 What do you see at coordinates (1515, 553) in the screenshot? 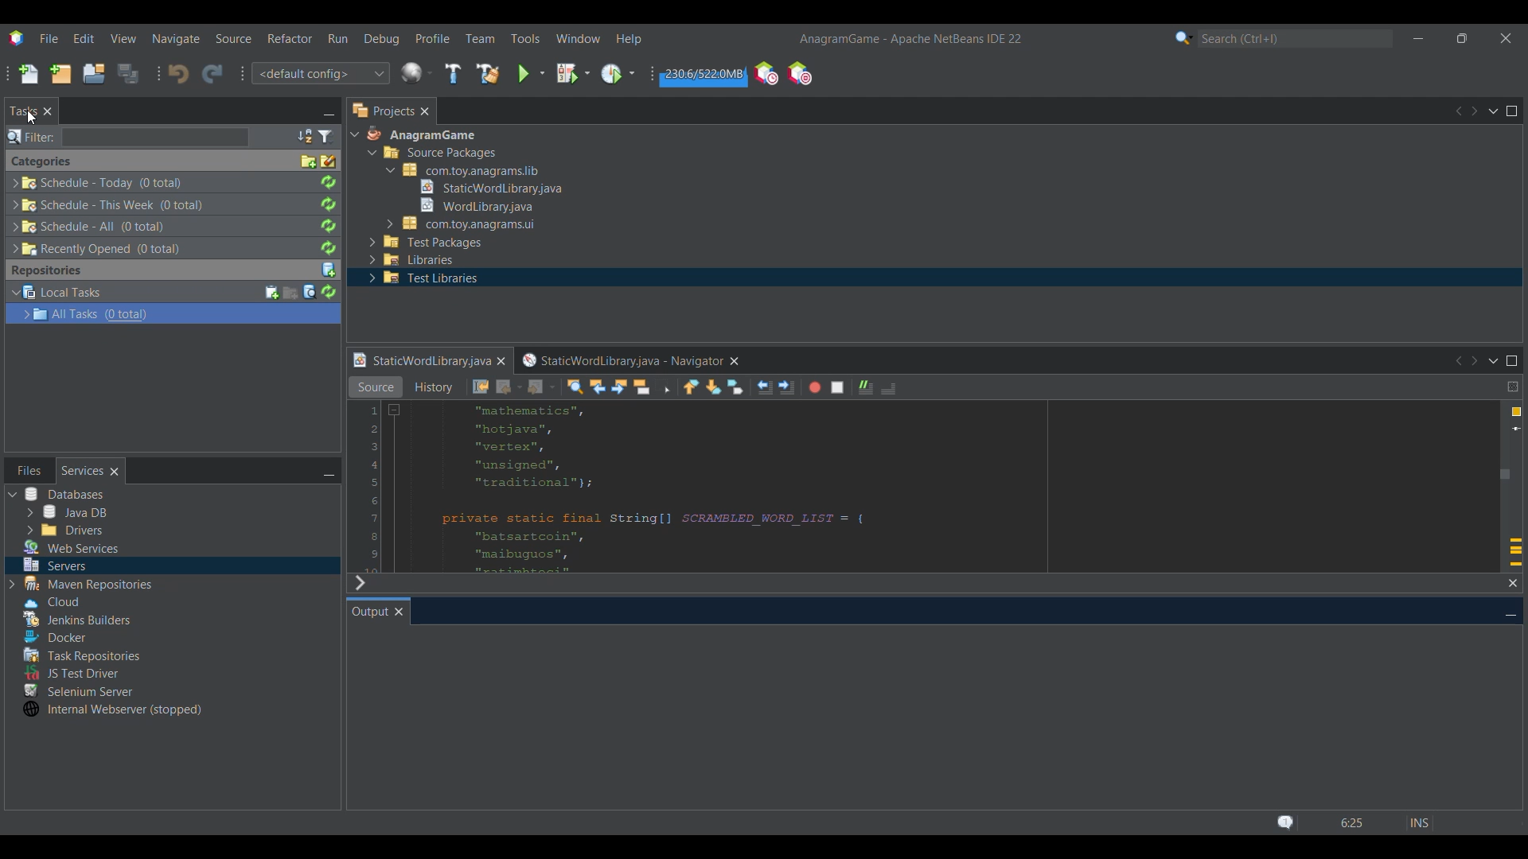
I see `Add override annotation` at bounding box center [1515, 553].